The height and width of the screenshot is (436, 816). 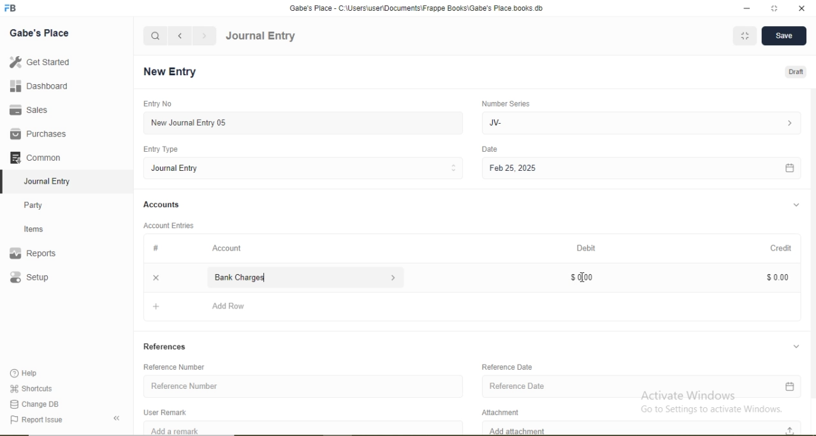 What do you see at coordinates (641, 169) in the screenshot?
I see `Feb 25, 2025` at bounding box center [641, 169].